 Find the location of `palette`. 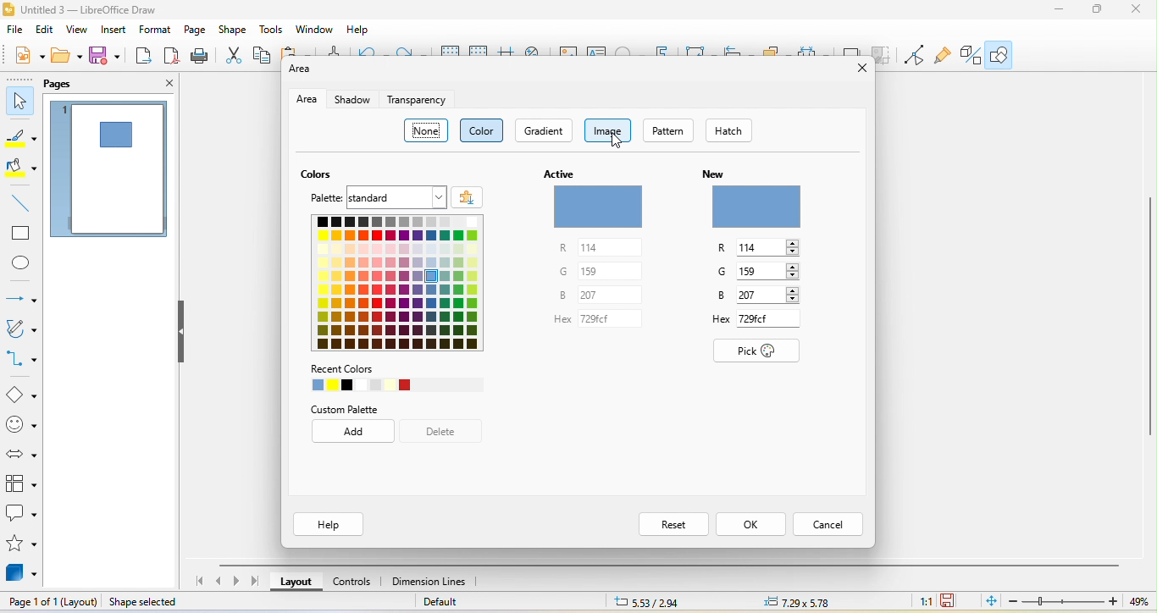

palette is located at coordinates (321, 197).